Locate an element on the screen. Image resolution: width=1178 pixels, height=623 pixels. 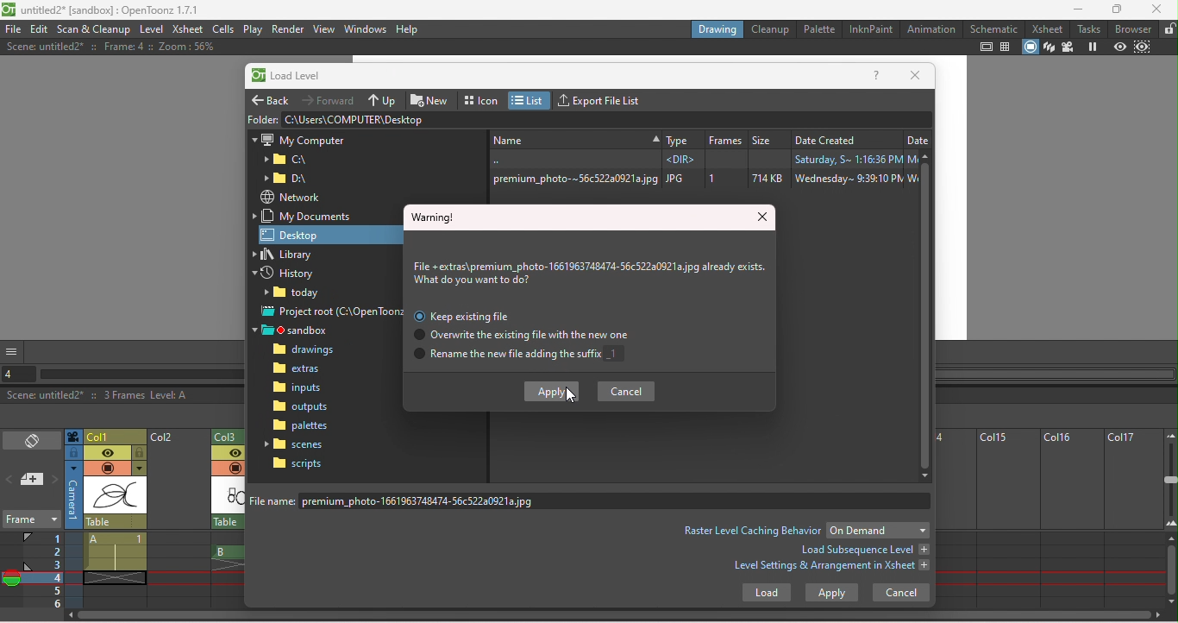
Folder is located at coordinates (291, 179).